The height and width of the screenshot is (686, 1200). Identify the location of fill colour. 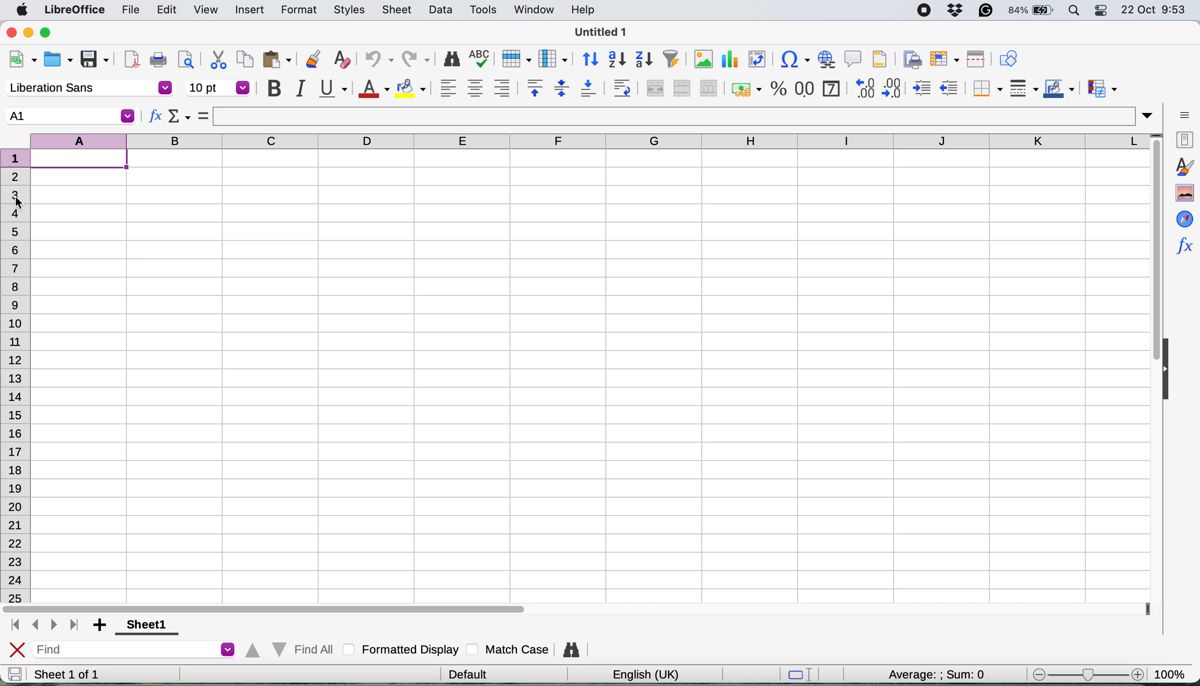
(413, 89).